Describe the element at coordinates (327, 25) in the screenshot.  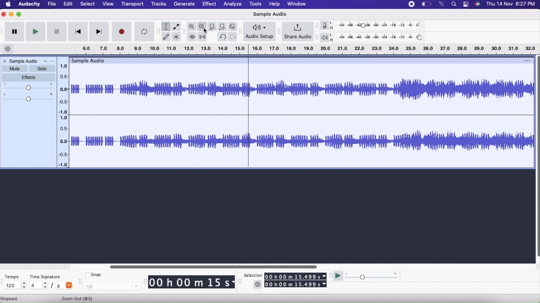
I see `Record meter` at that location.